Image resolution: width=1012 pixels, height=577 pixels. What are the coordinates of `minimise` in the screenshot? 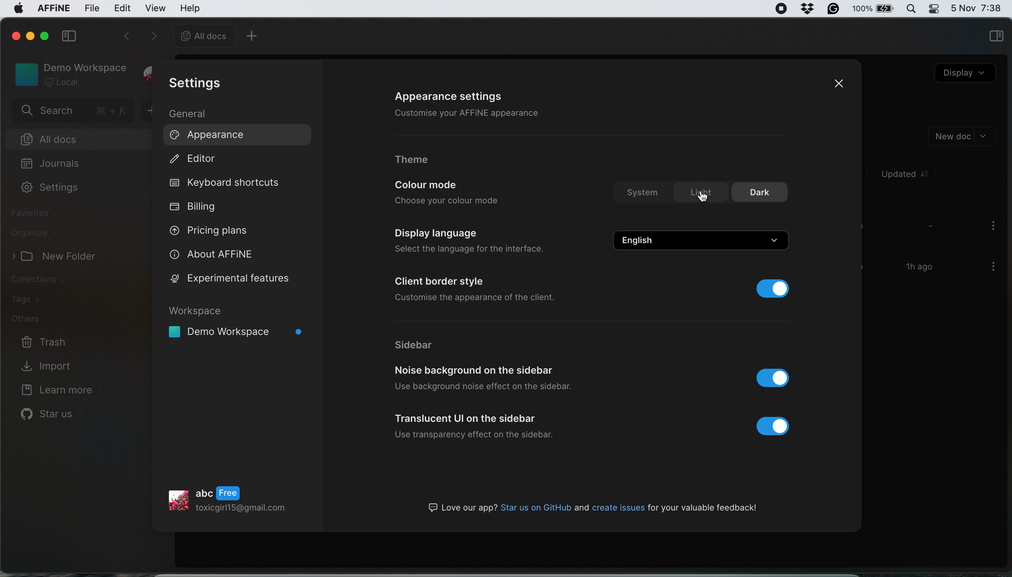 It's located at (30, 34).